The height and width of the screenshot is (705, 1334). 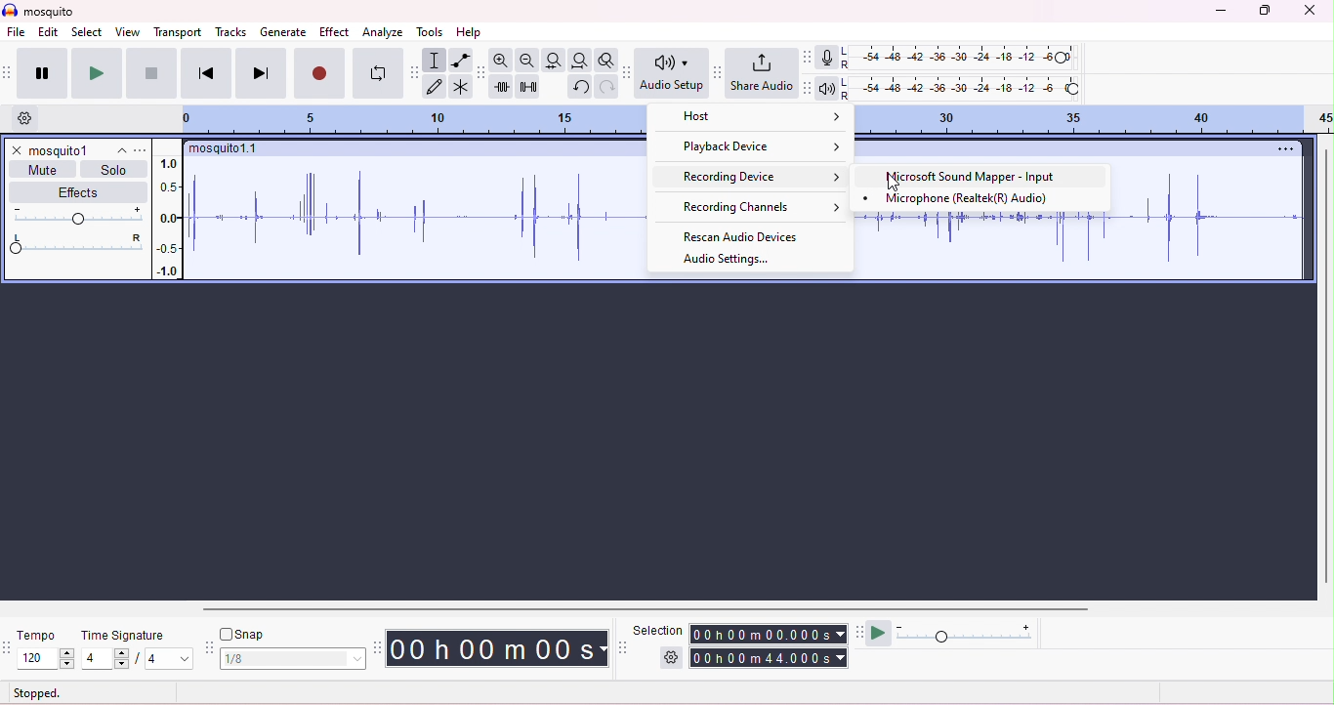 I want to click on close, so click(x=16, y=150).